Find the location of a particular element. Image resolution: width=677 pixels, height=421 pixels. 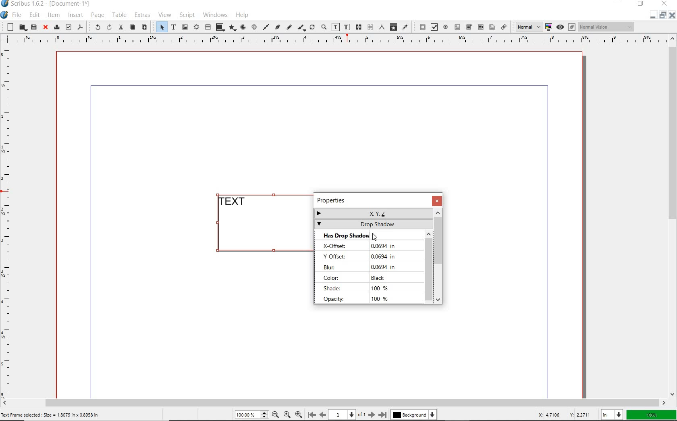

Cursor Position is located at coordinates (375, 236).